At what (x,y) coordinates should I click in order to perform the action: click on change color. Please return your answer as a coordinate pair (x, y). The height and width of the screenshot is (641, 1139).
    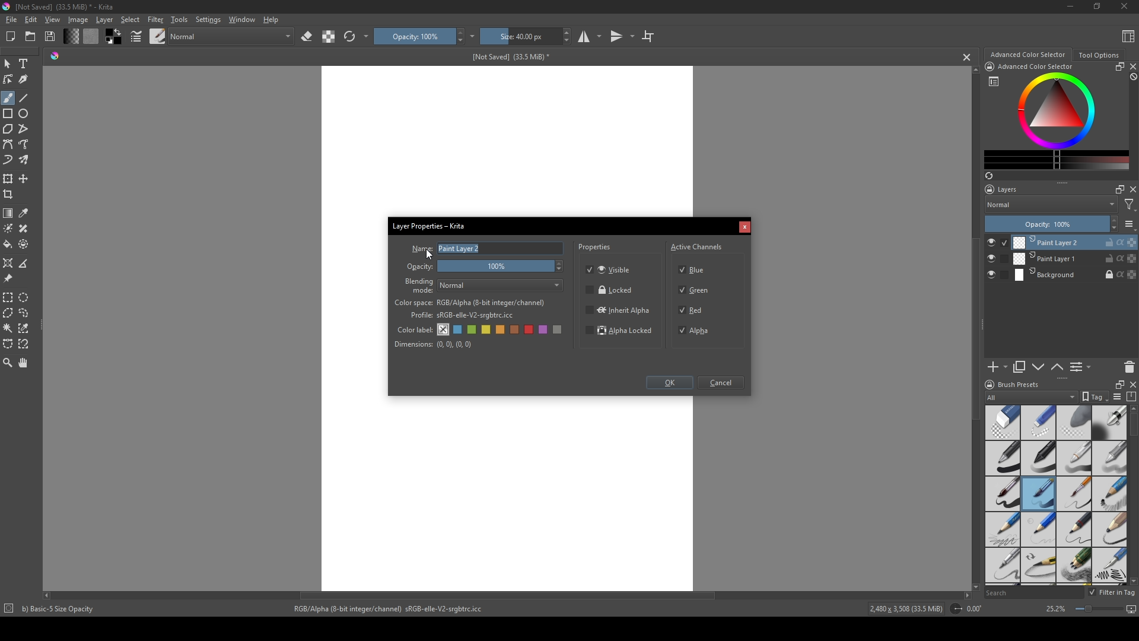
    Looking at the image, I should click on (1057, 160).